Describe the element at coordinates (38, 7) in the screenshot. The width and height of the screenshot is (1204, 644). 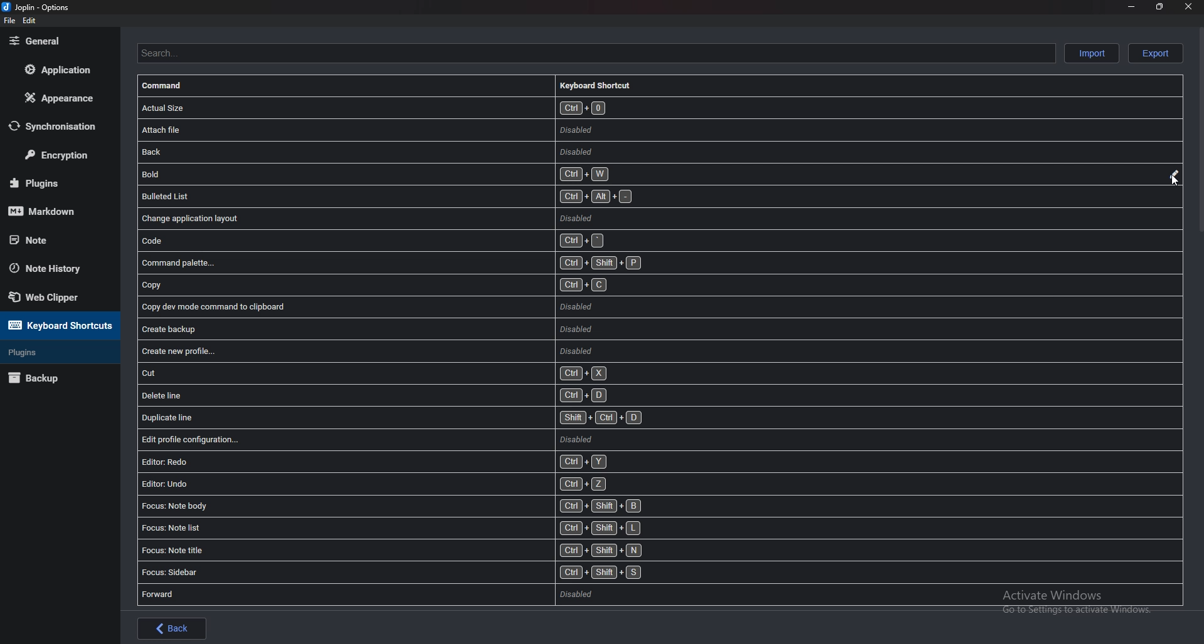
I see `joplin - Option` at that location.